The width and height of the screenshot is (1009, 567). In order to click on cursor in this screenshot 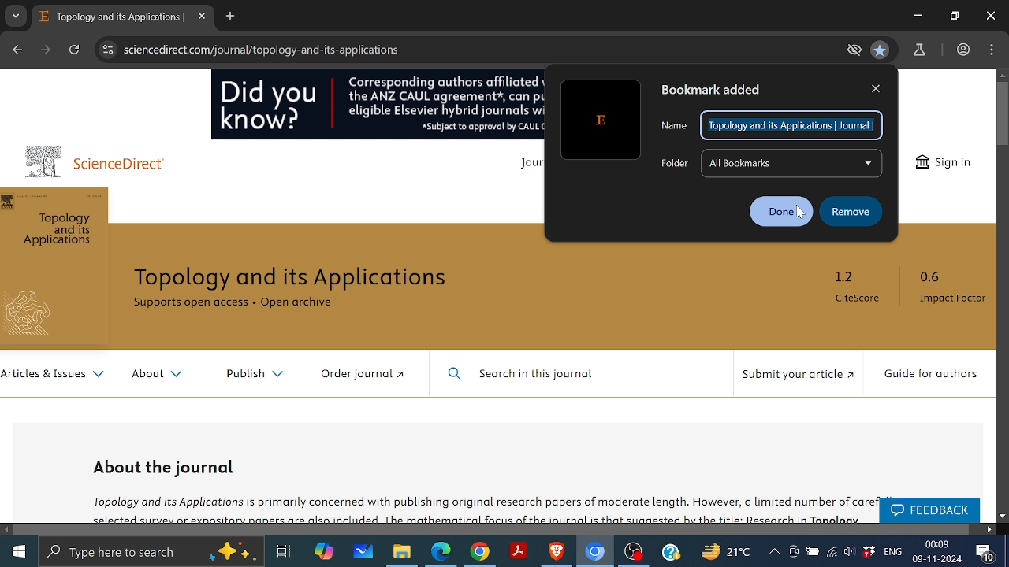, I will do `click(799, 220)`.